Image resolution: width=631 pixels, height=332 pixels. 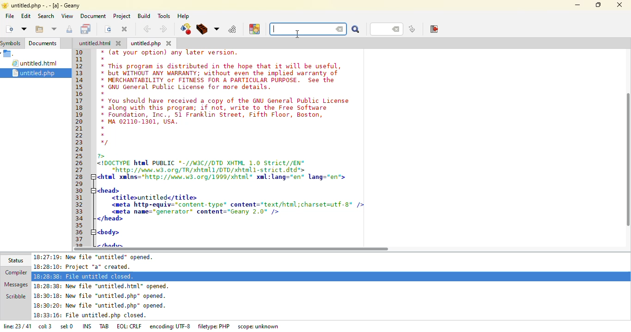 What do you see at coordinates (146, 44) in the screenshot?
I see `untitled.php` at bounding box center [146, 44].